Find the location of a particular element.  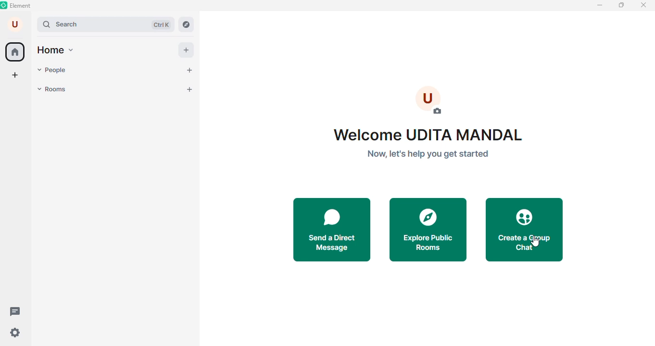

add account photo is located at coordinates (428, 101).